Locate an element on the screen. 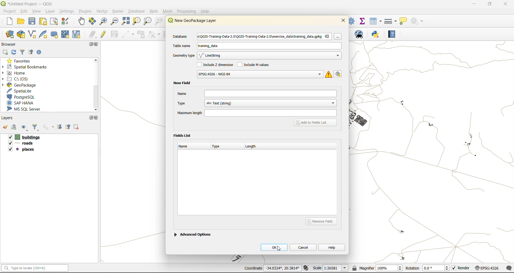 The image size is (514, 273). cancel is located at coordinates (304, 247).